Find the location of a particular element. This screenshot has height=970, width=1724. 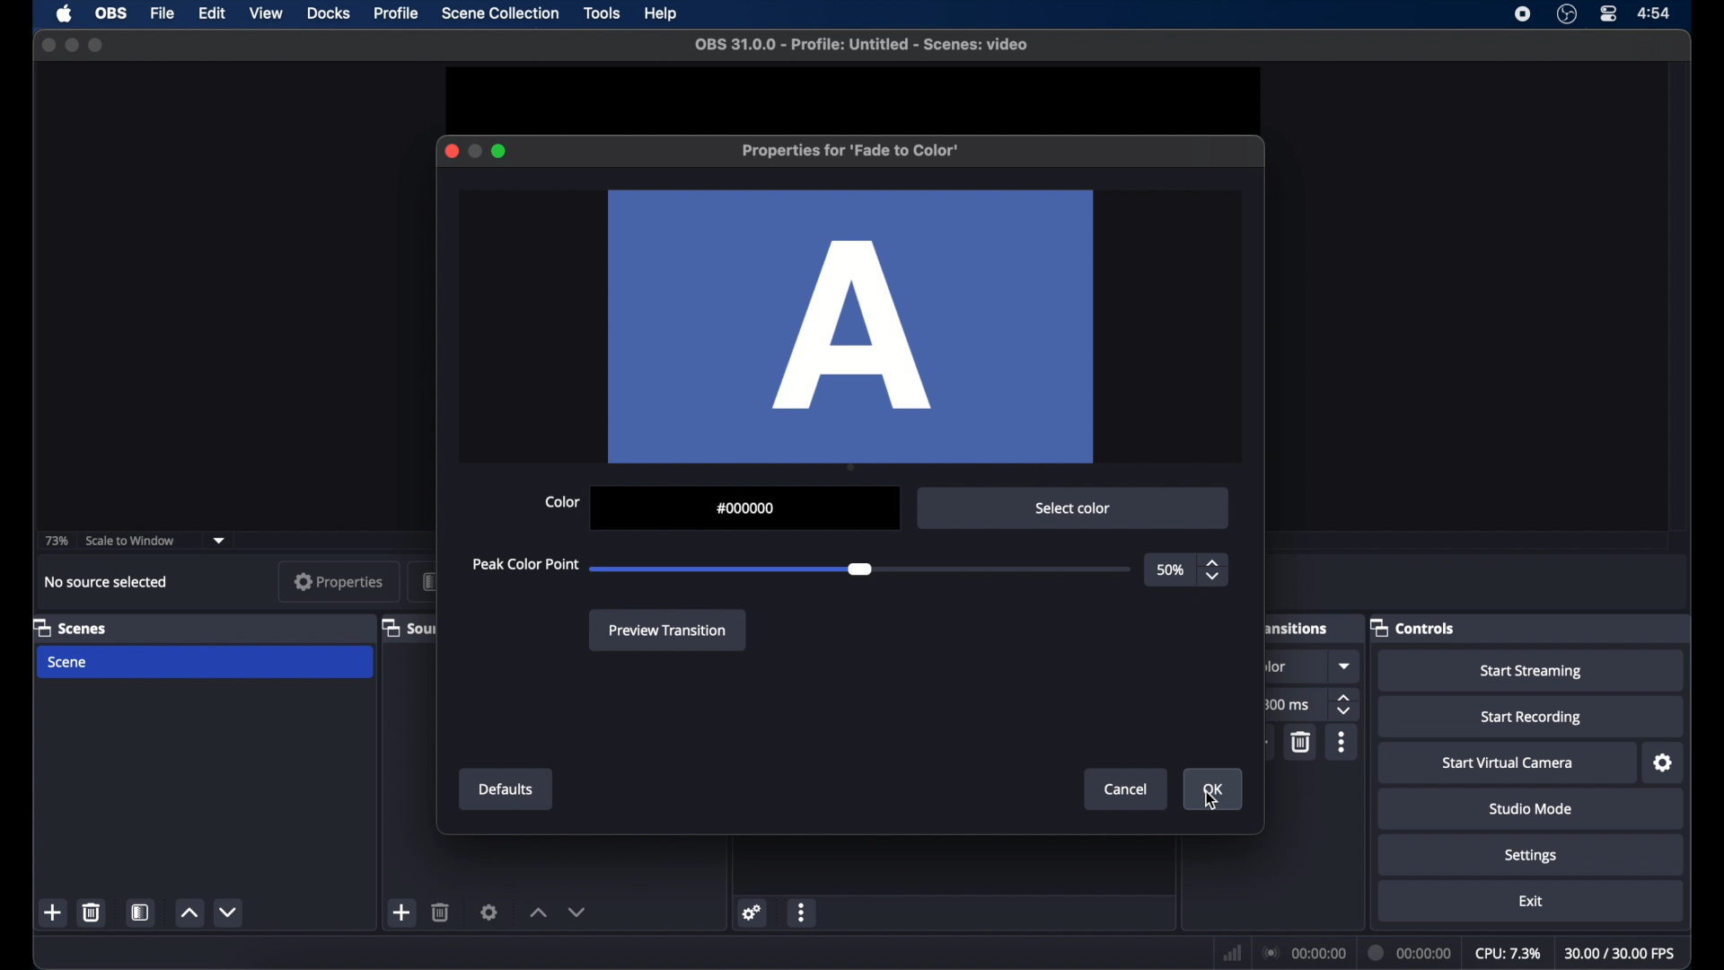

duration is located at coordinates (1410, 952).